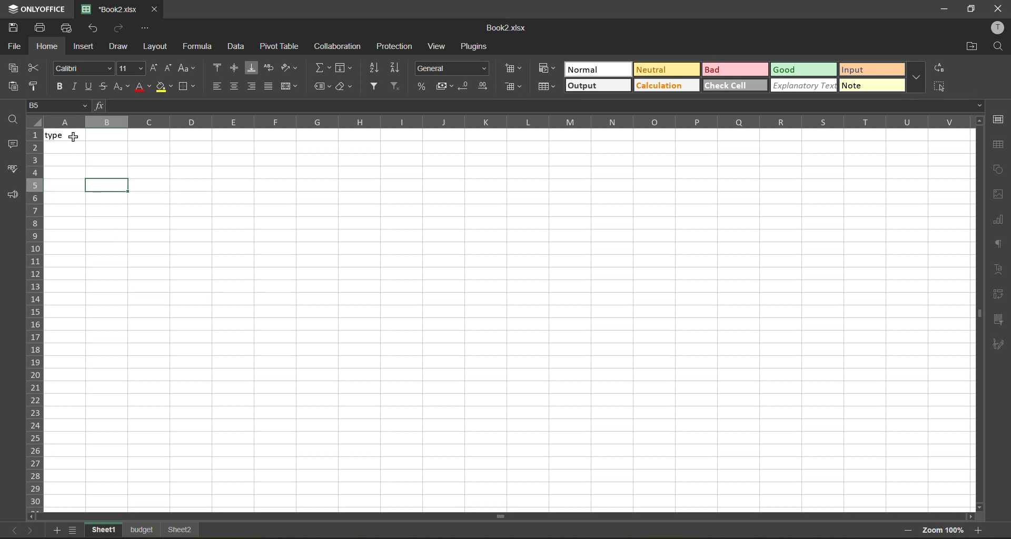  I want to click on profile, so click(996, 28).